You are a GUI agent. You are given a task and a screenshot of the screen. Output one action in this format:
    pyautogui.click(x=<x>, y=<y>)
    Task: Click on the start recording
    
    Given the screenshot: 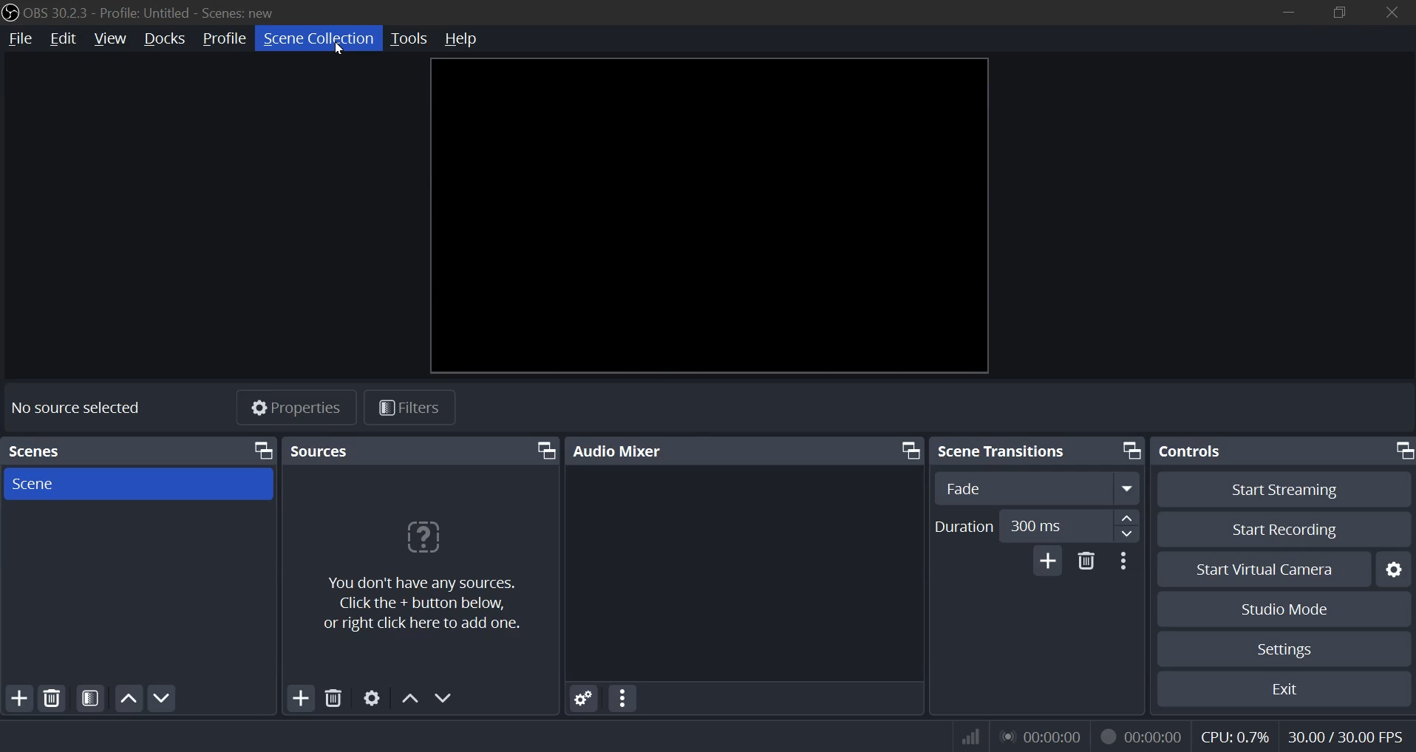 What is the action you would take?
    pyautogui.click(x=1286, y=529)
    